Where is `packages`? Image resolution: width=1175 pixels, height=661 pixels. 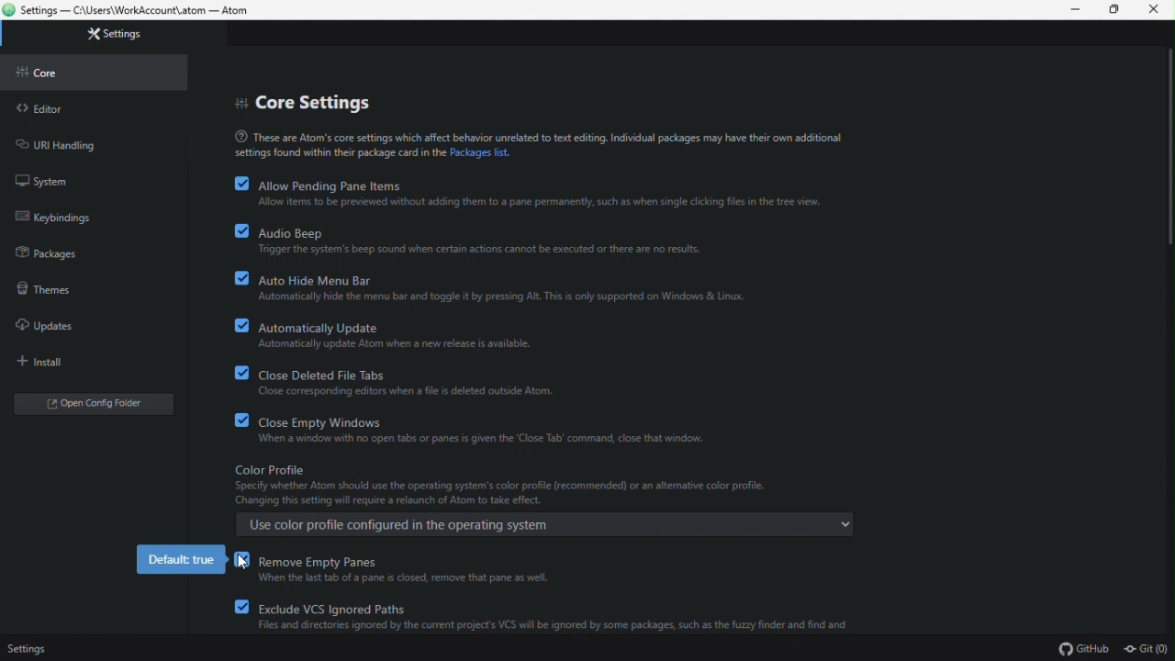 packages is located at coordinates (50, 250).